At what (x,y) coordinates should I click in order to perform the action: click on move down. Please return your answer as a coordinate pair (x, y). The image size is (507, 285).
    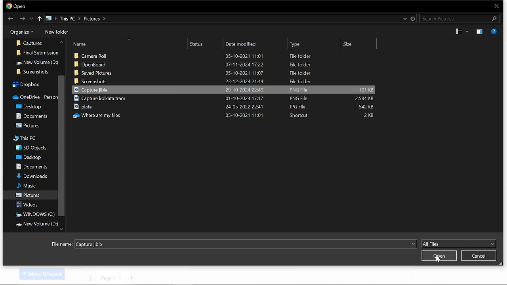
    Looking at the image, I should click on (61, 229).